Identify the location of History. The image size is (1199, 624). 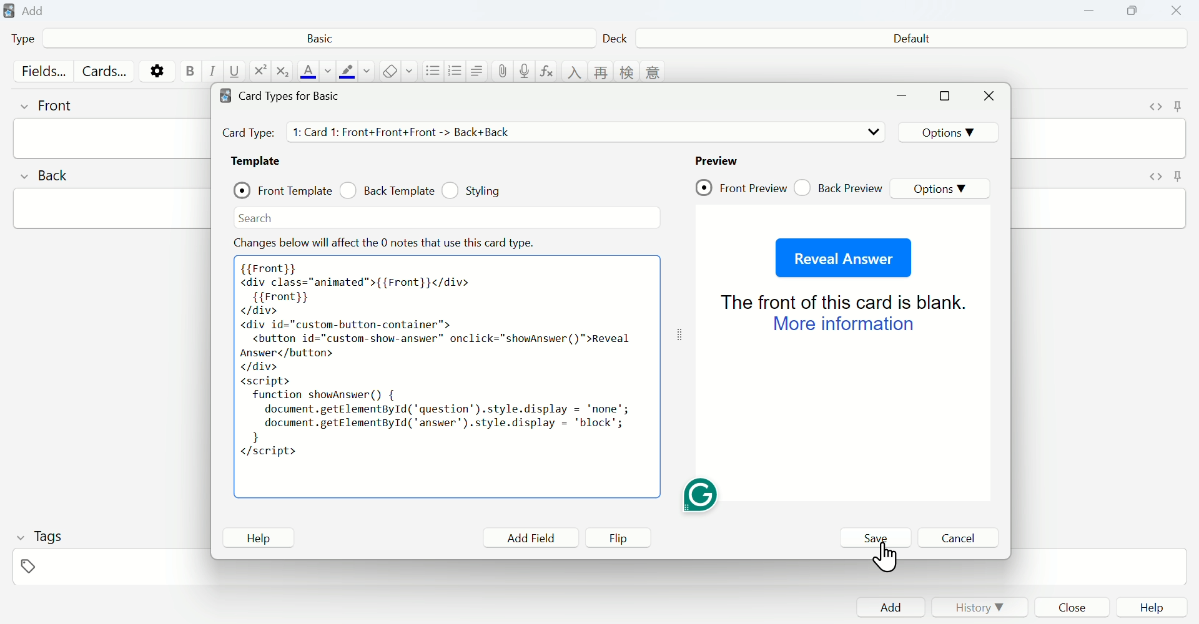
(979, 607).